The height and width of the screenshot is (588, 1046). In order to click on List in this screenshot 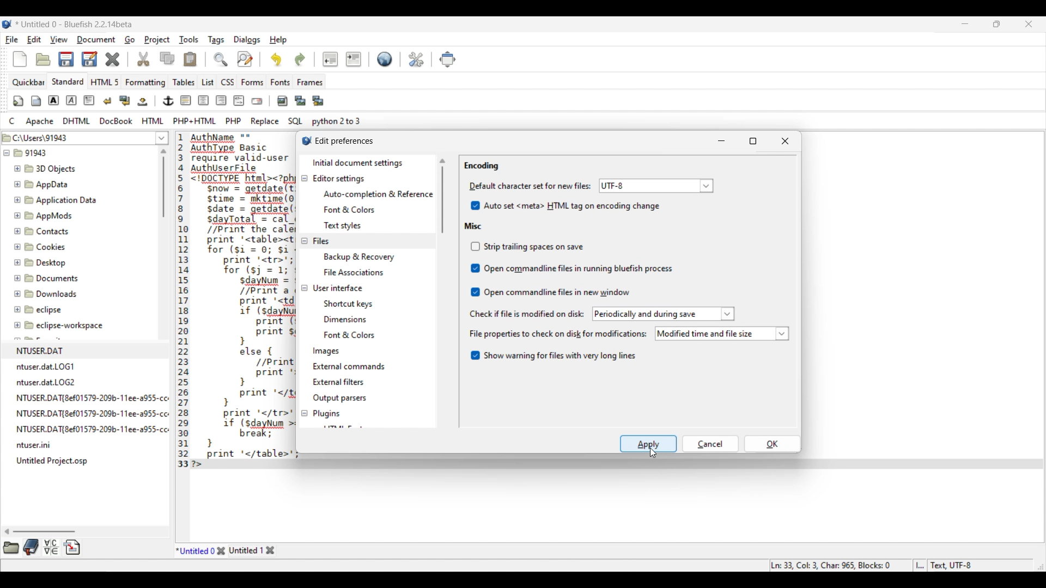, I will do `click(208, 82)`.